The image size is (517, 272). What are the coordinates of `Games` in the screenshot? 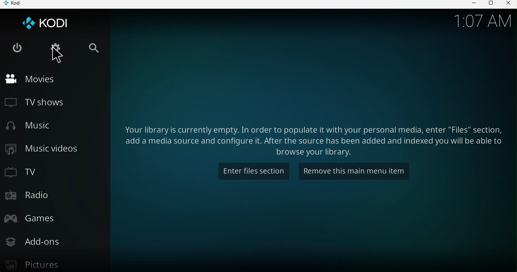 It's located at (39, 221).